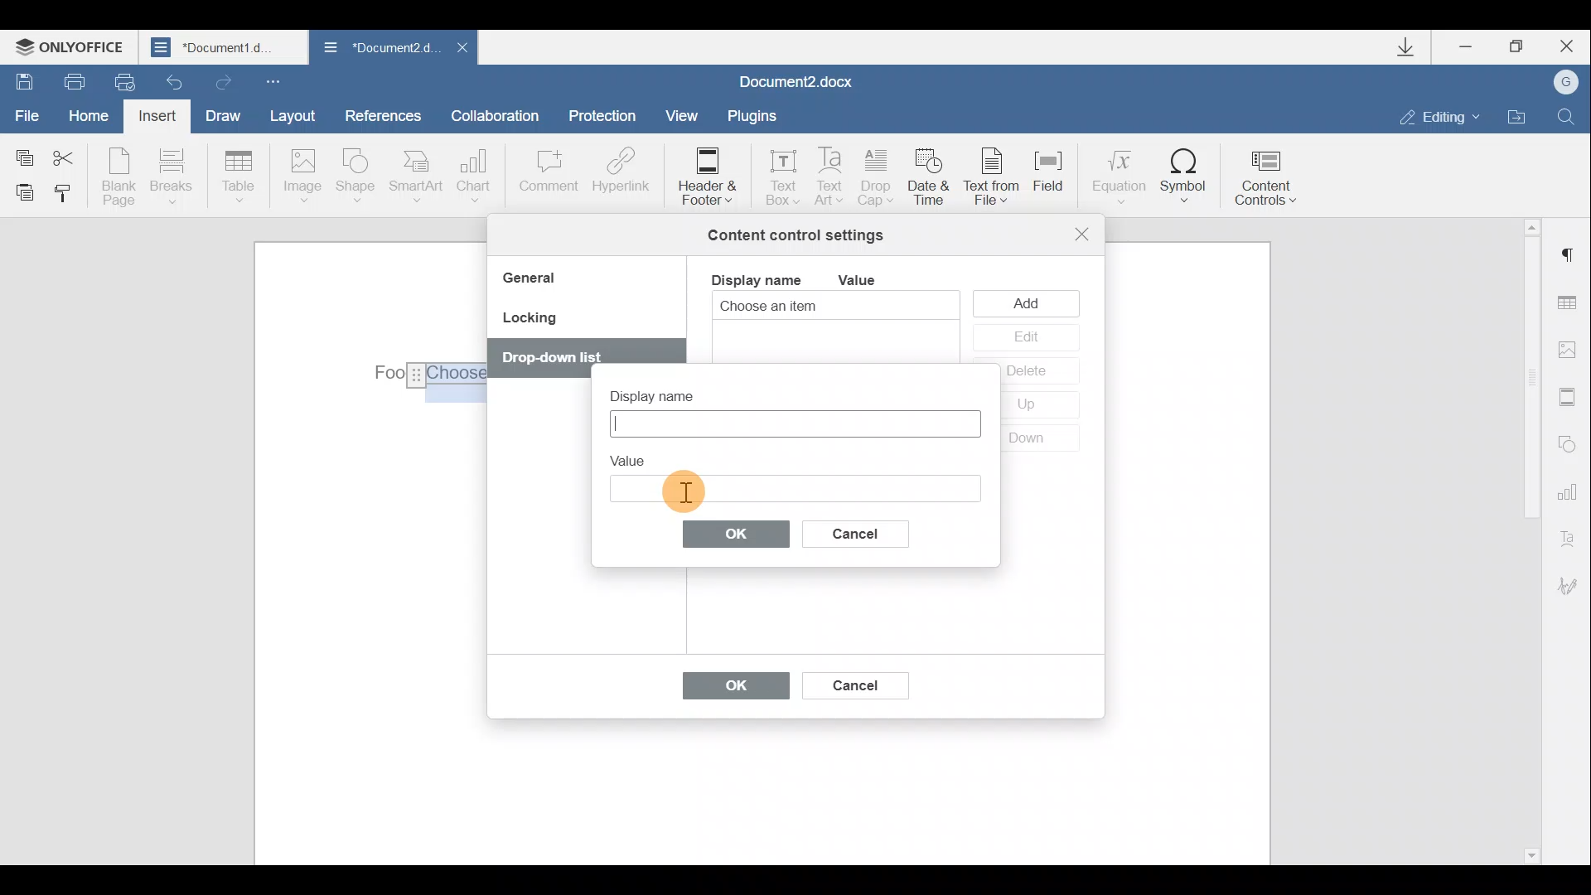 This screenshot has width=1591, height=895. Describe the element at coordinates (1082, 234) in the screenshot. I see `Close` at that location.